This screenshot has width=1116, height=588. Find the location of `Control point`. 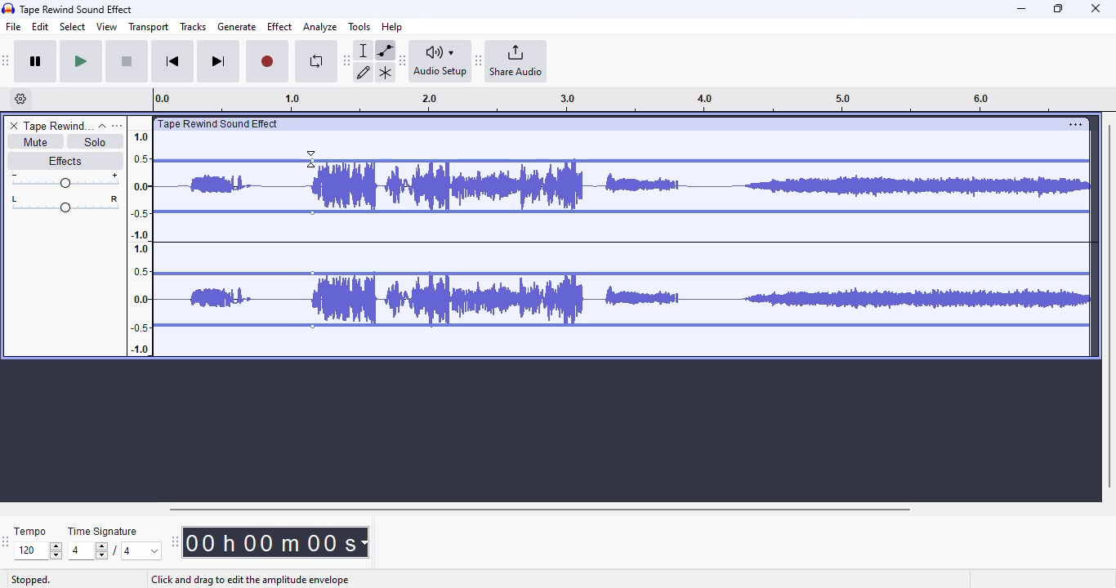

Control point is located at coordinates (312, 212).